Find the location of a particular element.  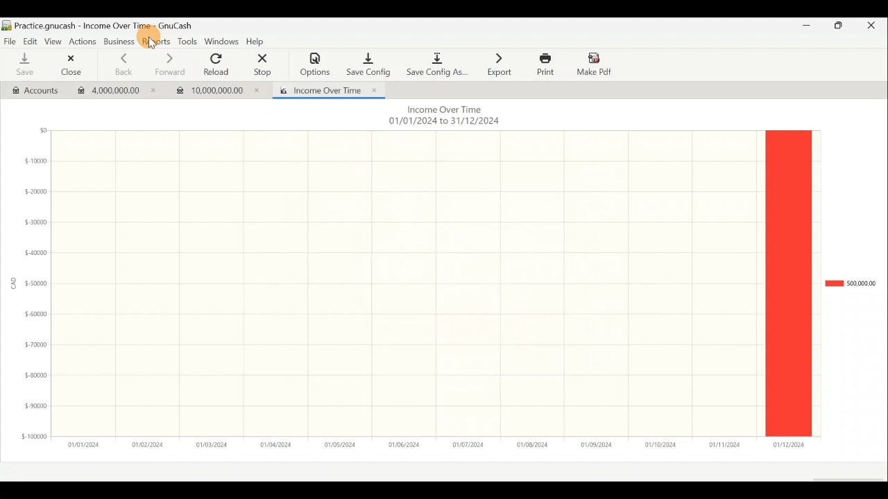

Accounts is located at coordinates (33, 89).